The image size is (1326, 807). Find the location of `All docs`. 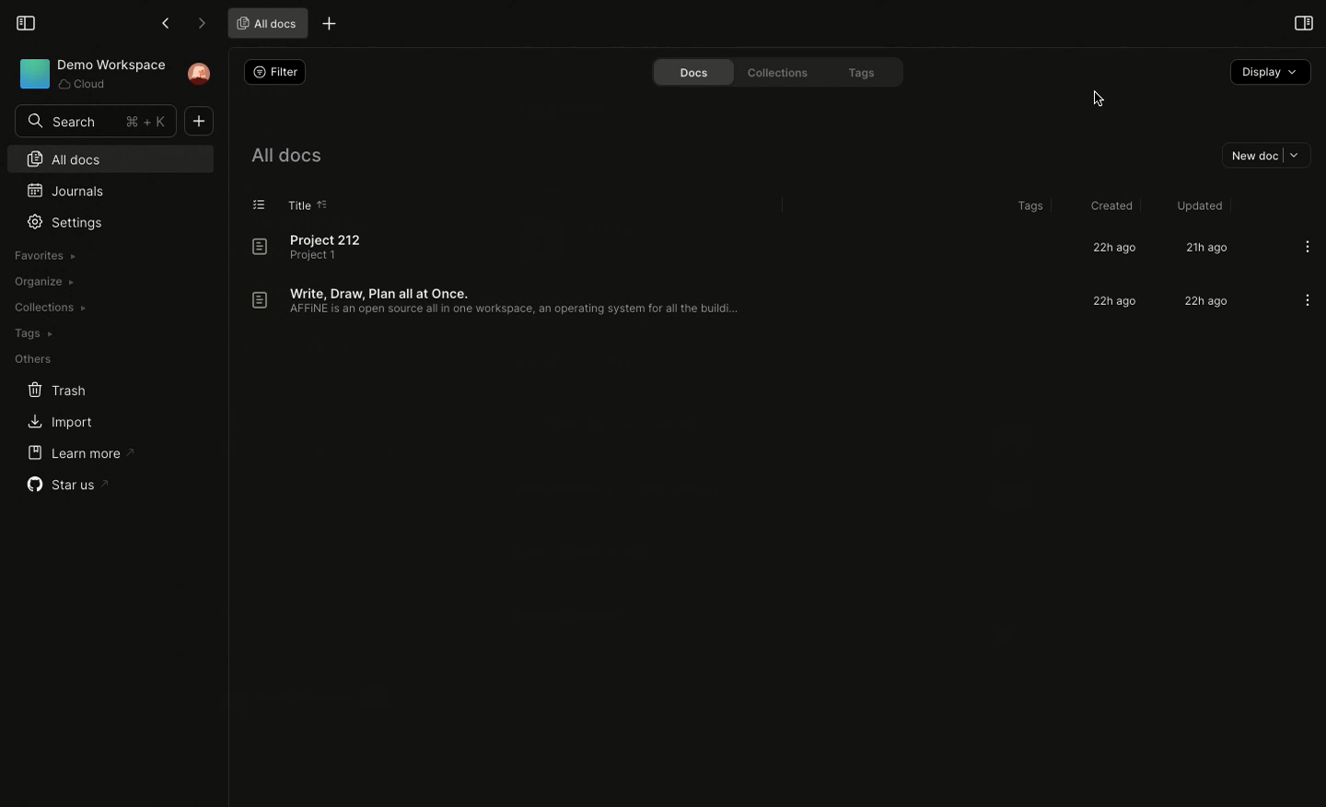

All docs is located at coordinates (287, 153).